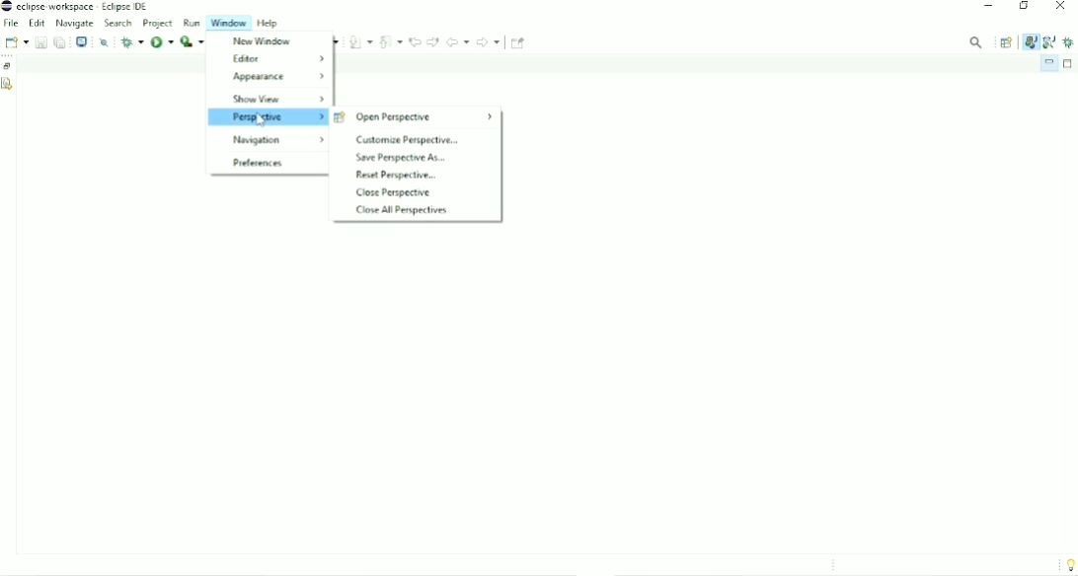 The width and height of the screenshot is (1078, 576). What do you see at coordinates (263, 120) in the screenshot?
I see `Cursor` at bounding box center [263, 120].